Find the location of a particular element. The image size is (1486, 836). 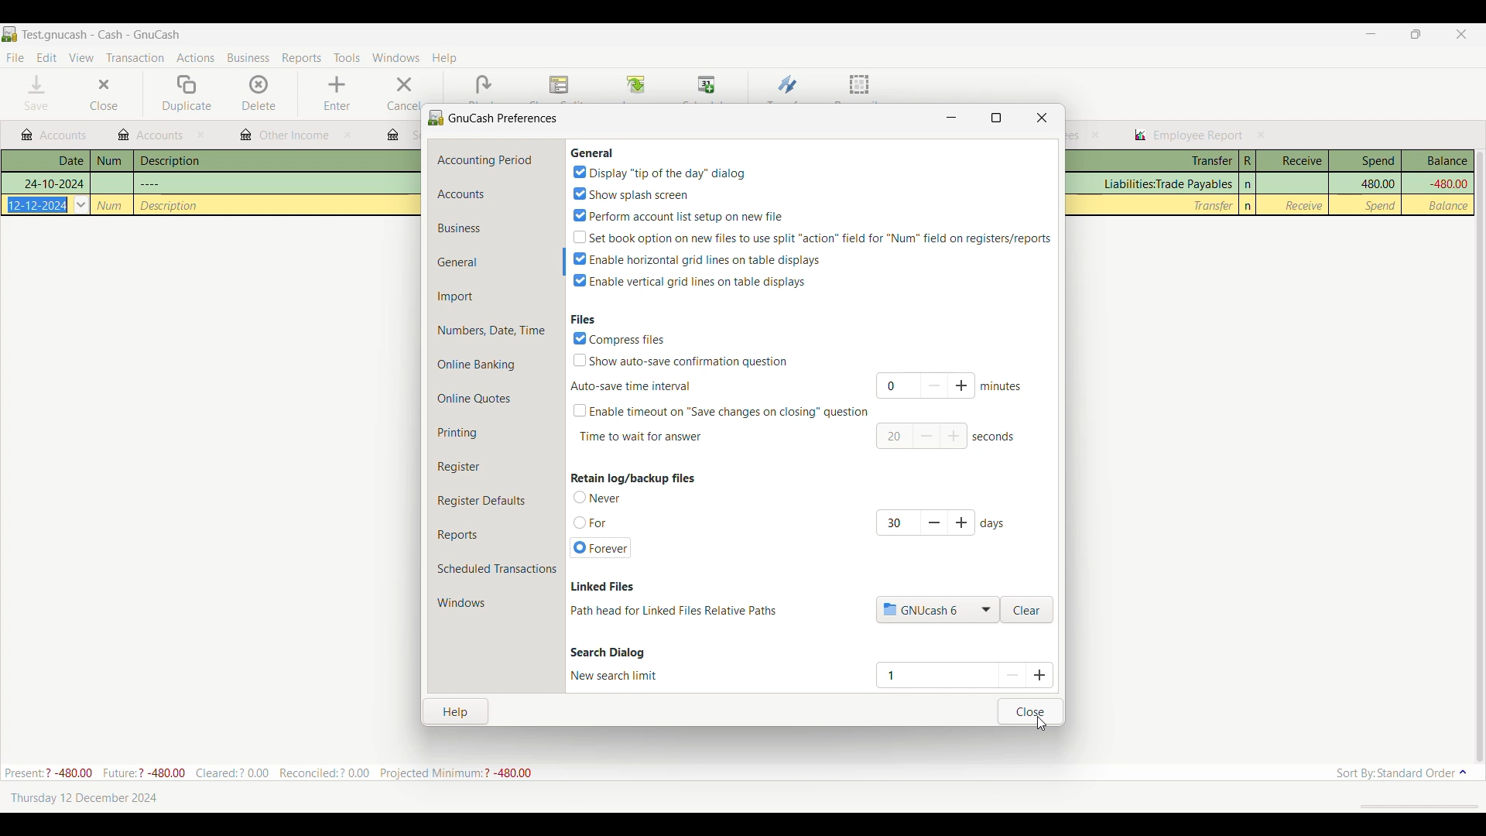

Close is located at coordinates (103, 94).